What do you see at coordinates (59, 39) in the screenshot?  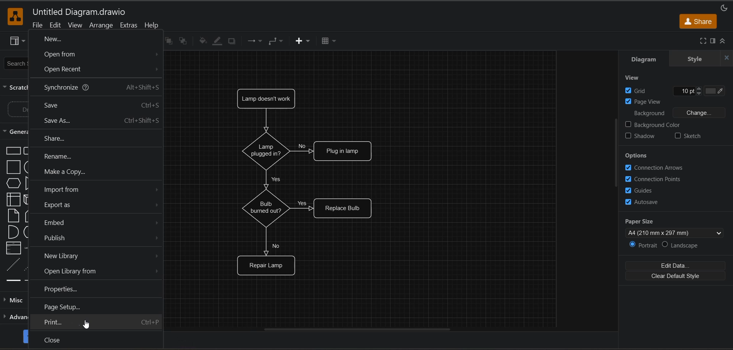 I see `new` at bounding box center [59, 39].